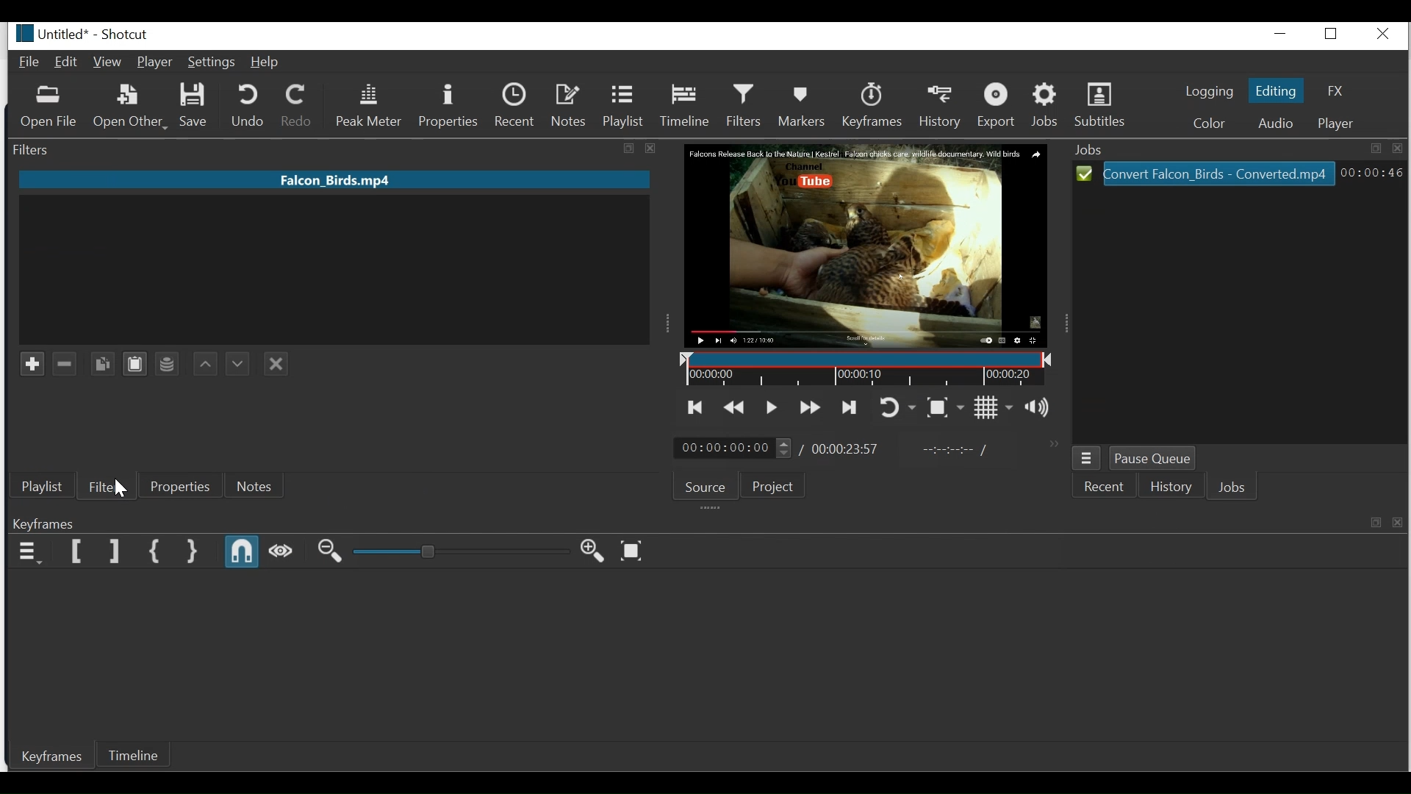 The image size is (1411, 794). Describe the element at coordinates (30, 363) in the screenshot. I see `Add a filter` at that location.